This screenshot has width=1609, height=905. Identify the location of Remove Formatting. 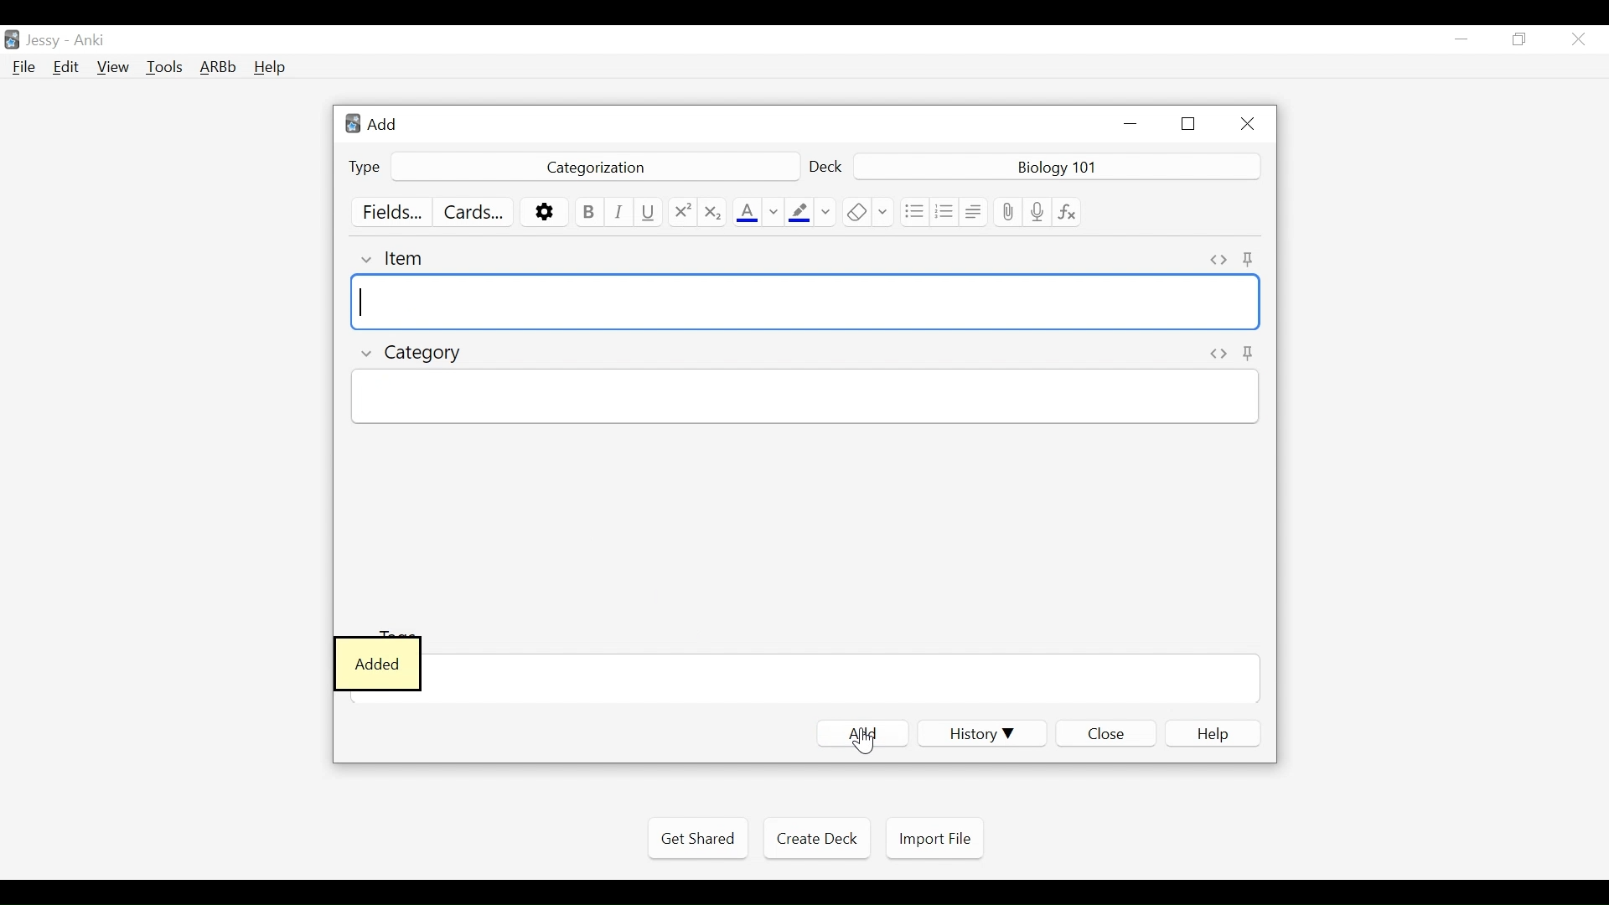
(868, 212).